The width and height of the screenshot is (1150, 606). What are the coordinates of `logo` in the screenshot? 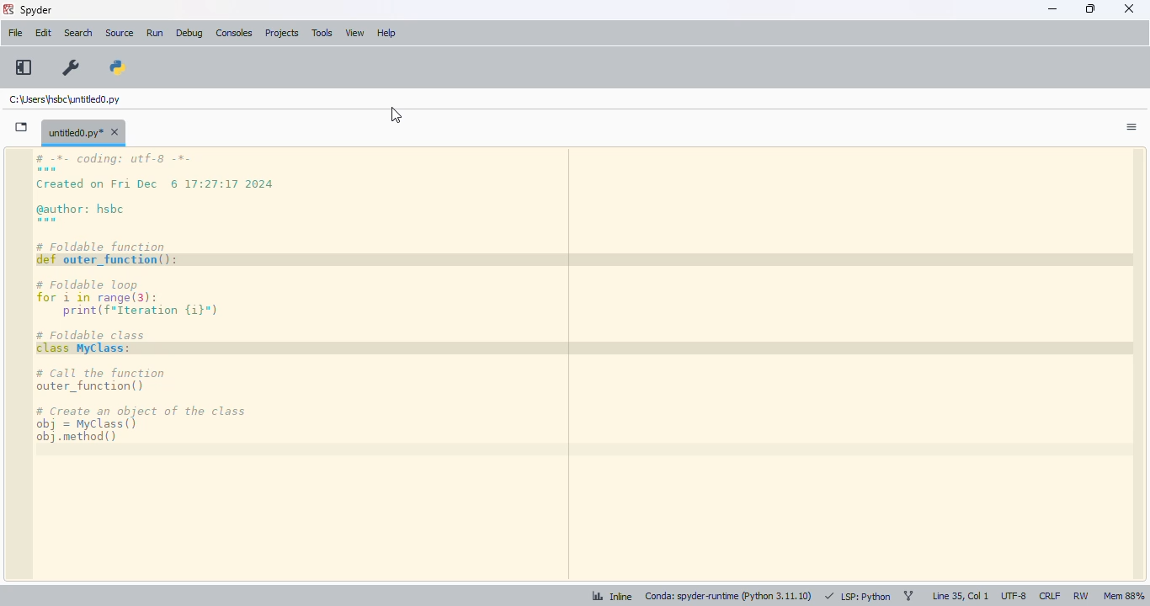 It's located at (8, 9).